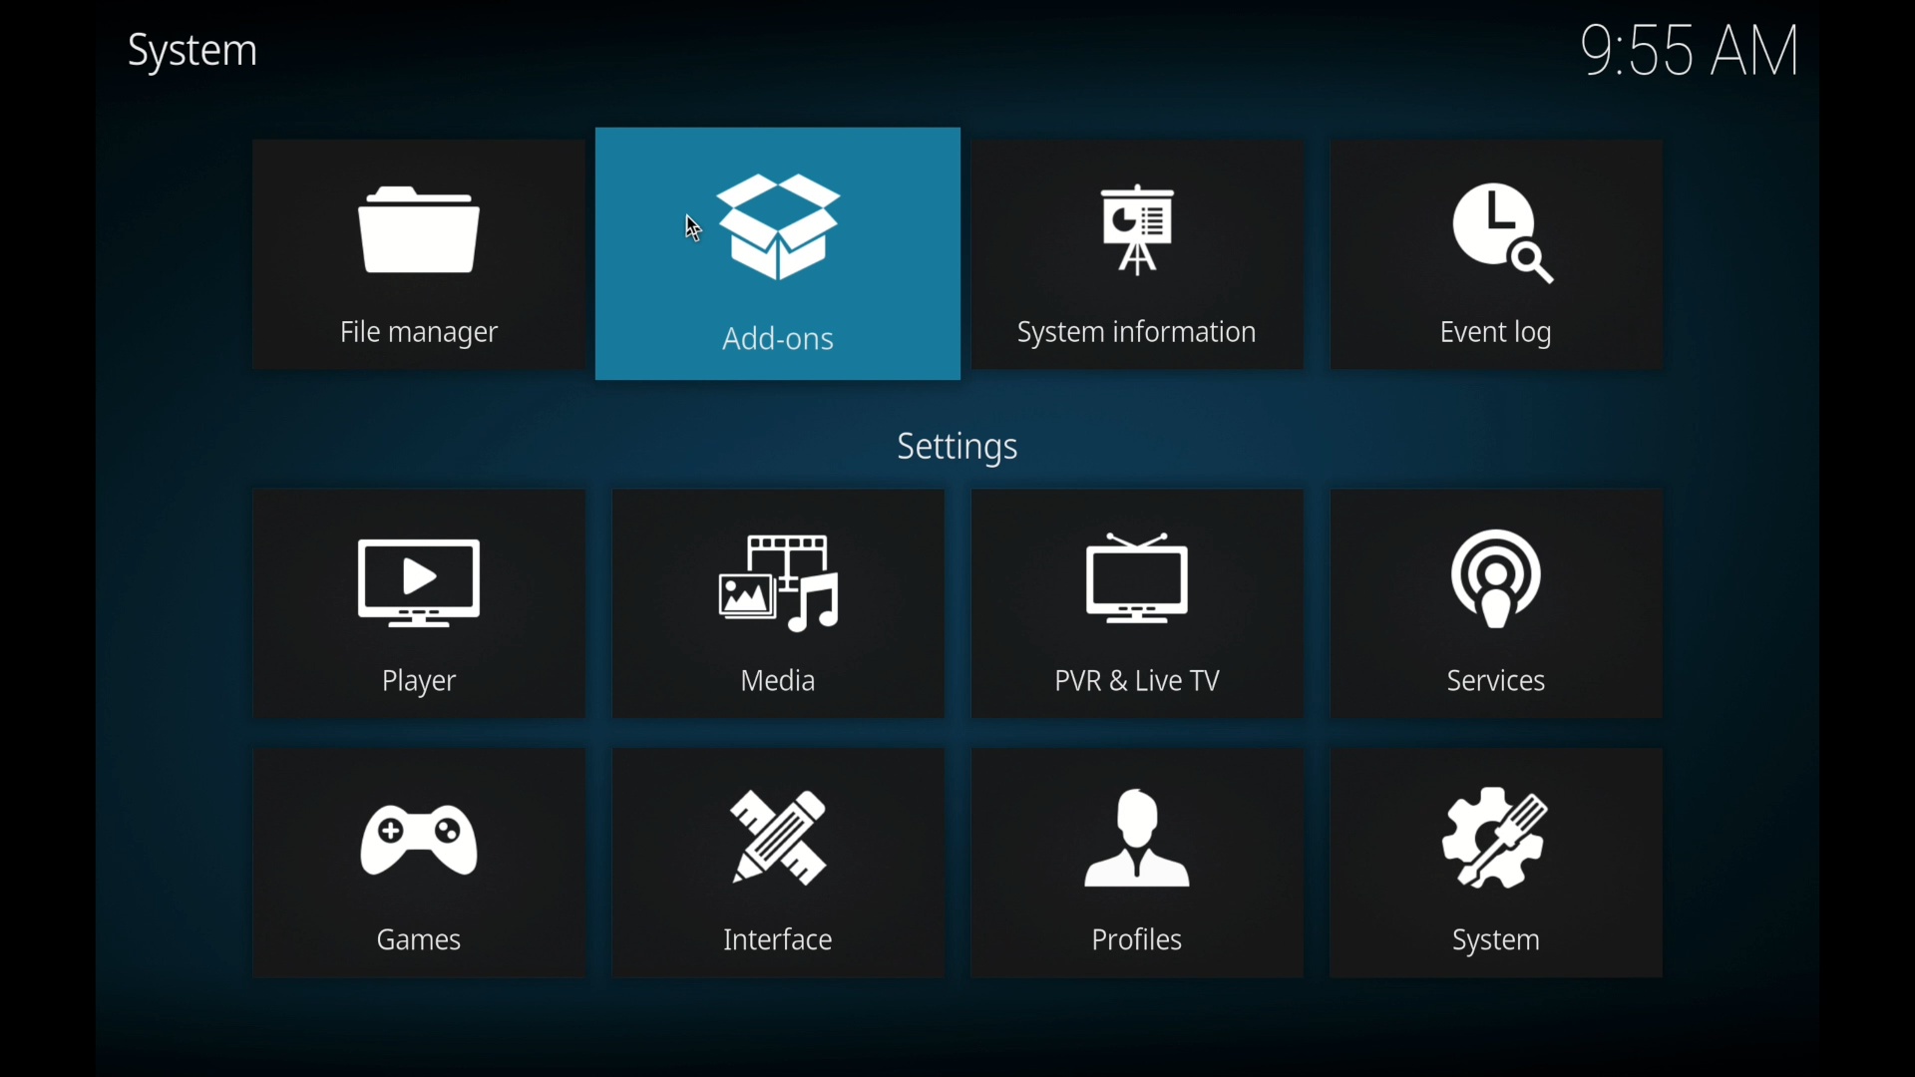  I want to click on games, so click(419, 862).